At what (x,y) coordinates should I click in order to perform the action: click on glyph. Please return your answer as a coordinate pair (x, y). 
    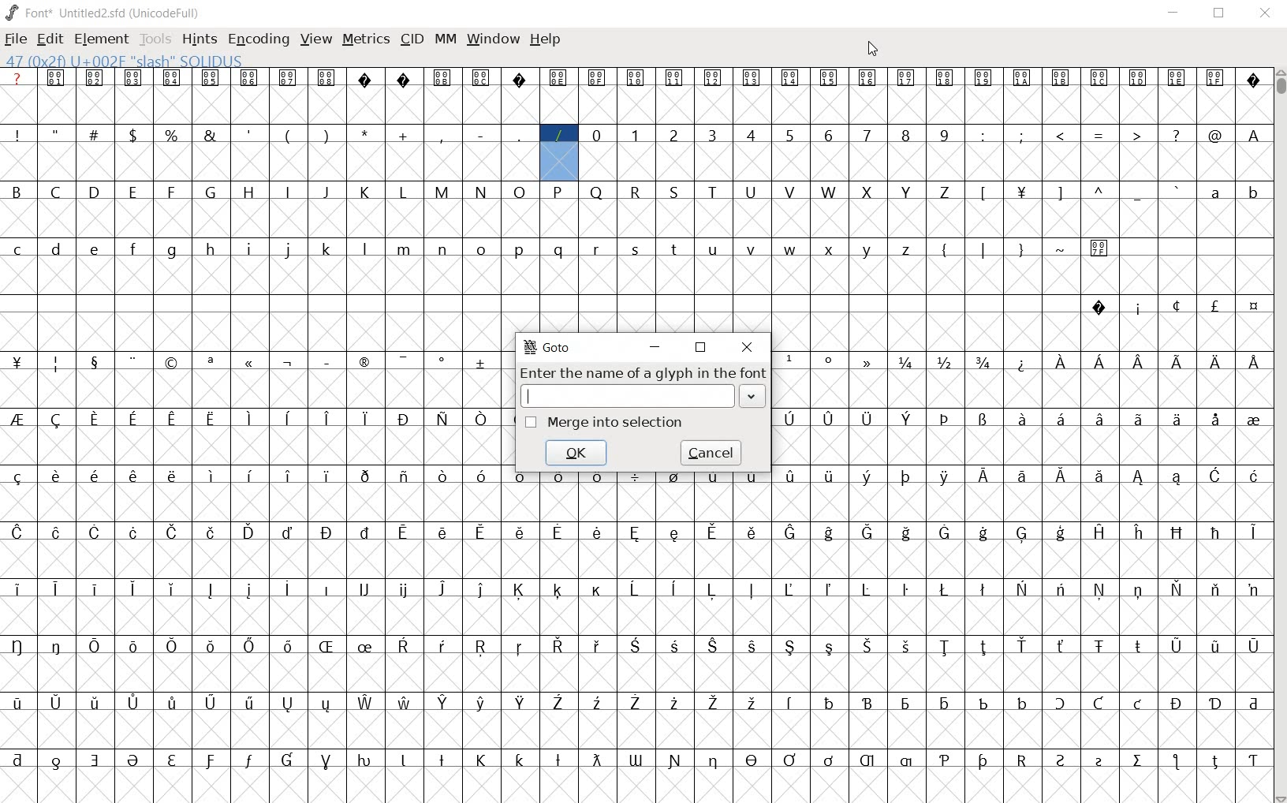
    Looking at the image, I should click on (18, 589).